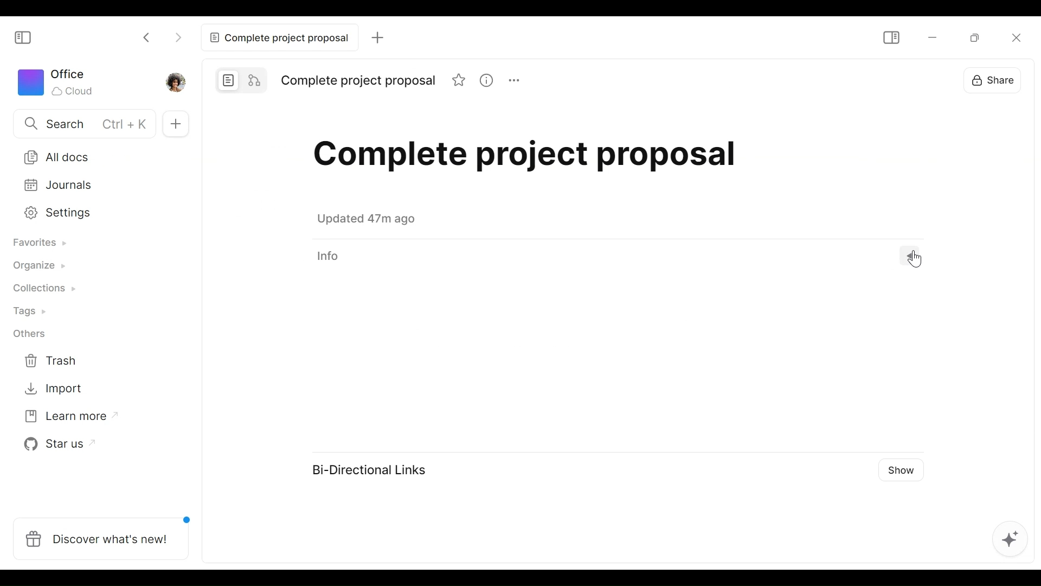  I want to click on Page mode, so click(226, 79).